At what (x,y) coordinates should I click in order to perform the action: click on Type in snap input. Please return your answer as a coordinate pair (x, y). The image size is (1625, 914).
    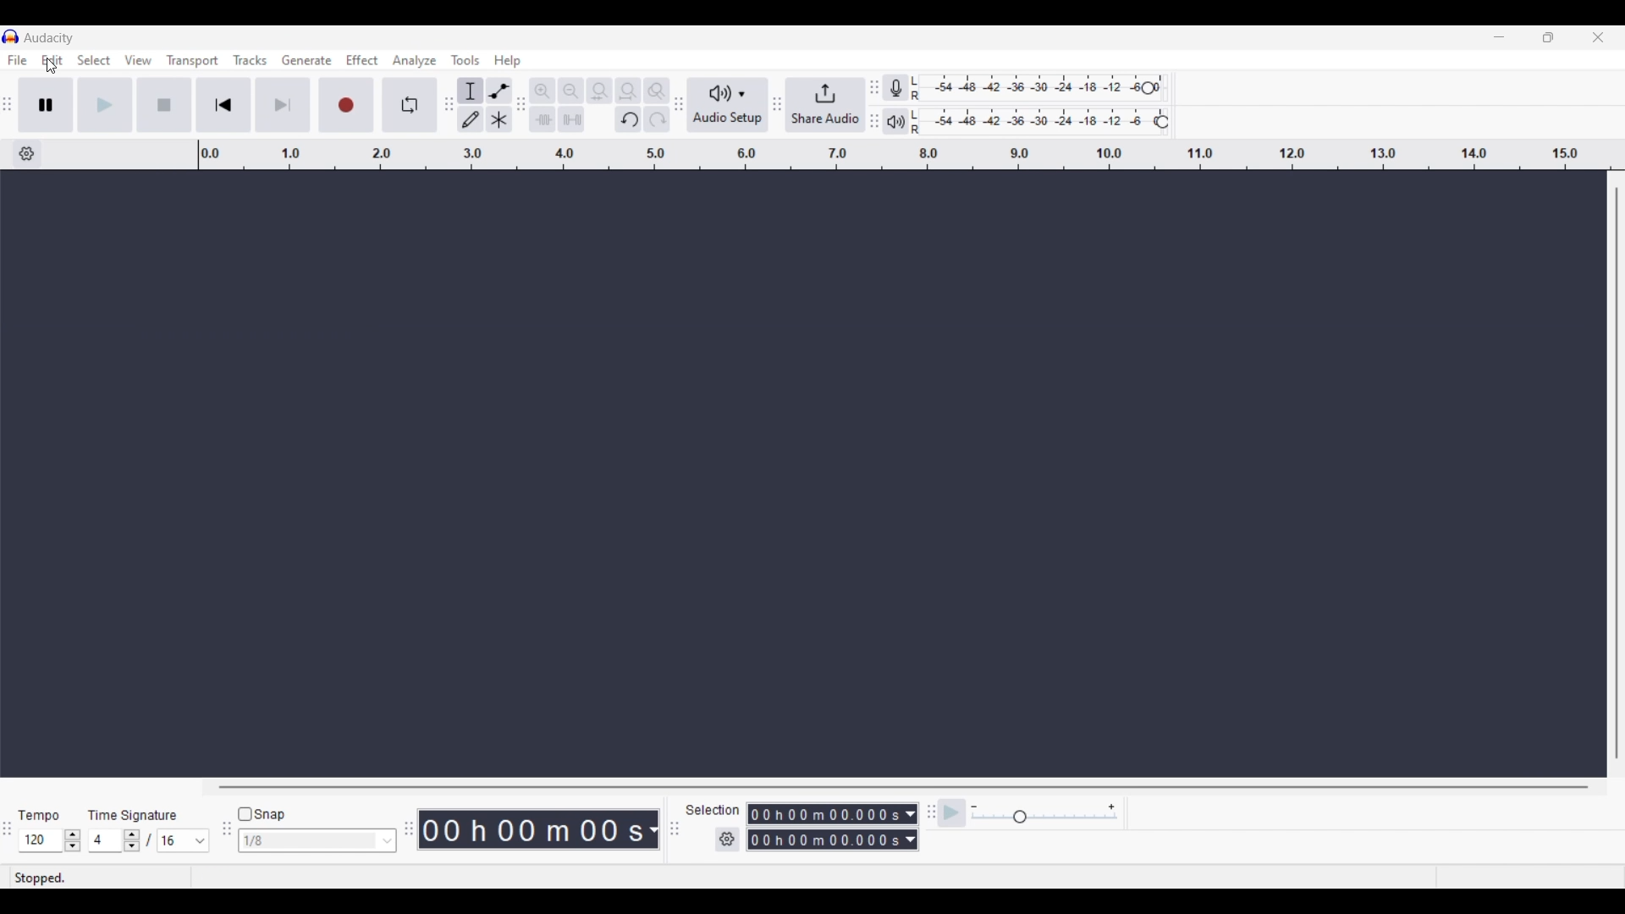
    Looking at the image, I should click on (309, 841).